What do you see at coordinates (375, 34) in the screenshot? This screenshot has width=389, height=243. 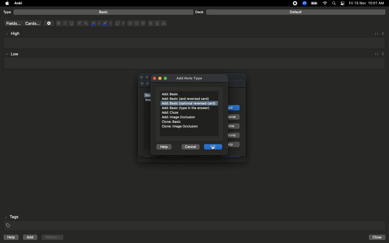 I see `Embed` at bounding box center [375, 34].